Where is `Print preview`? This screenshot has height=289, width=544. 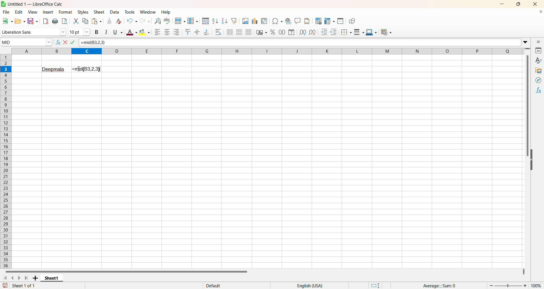
Print preview is located at coordinates (64, 21).